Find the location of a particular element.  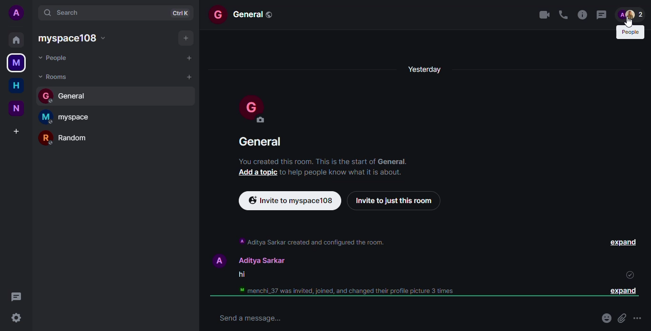

home is located at coordinates (16, 84).